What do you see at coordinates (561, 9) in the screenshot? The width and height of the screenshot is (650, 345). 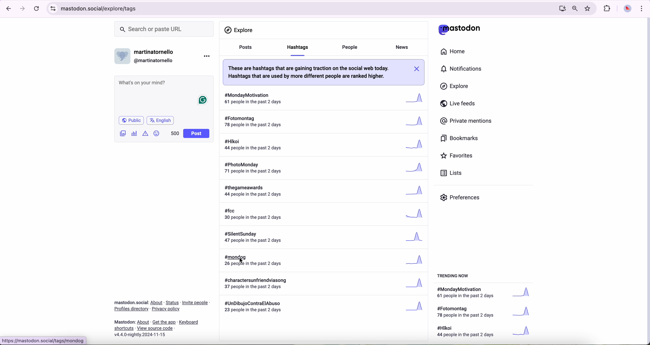 I see `screen` at bounding box center [561, 9].